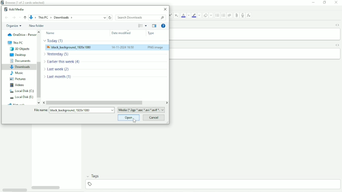 The height and width of the screenshot is (192, 342). What do you see at coordinates (13, 9) in the screenshot?
I see `Add Media` at bounding box center [13, 9].